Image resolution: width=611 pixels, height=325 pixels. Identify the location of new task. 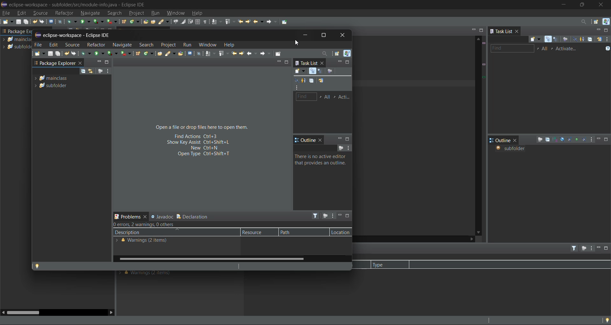
(536, 39).